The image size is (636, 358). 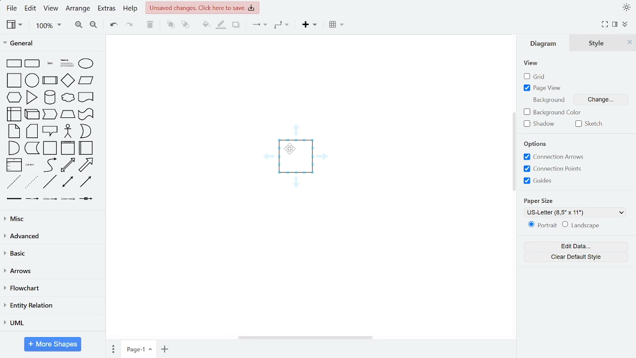 I want to click on file, so click(x=11, y=8).